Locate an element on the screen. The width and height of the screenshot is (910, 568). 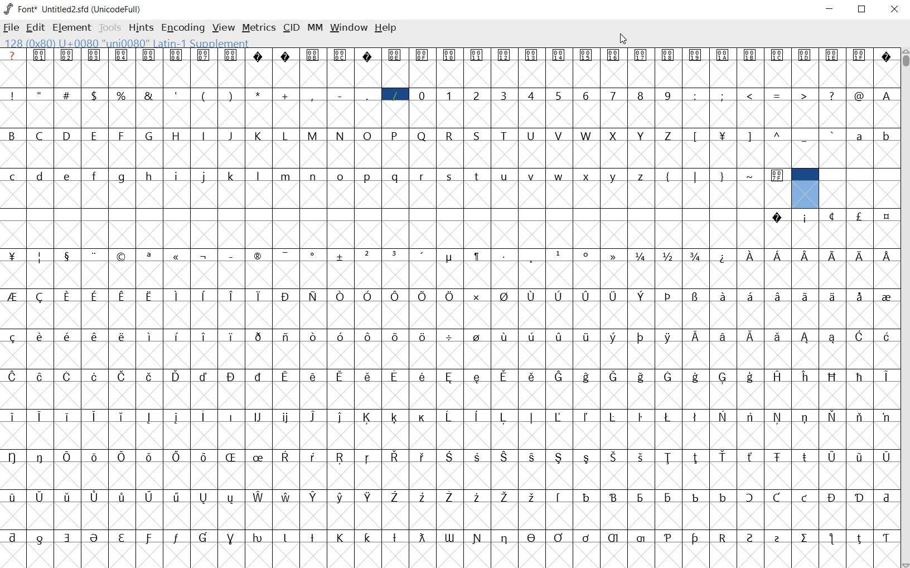
edit is located at coordinates (35, 27).